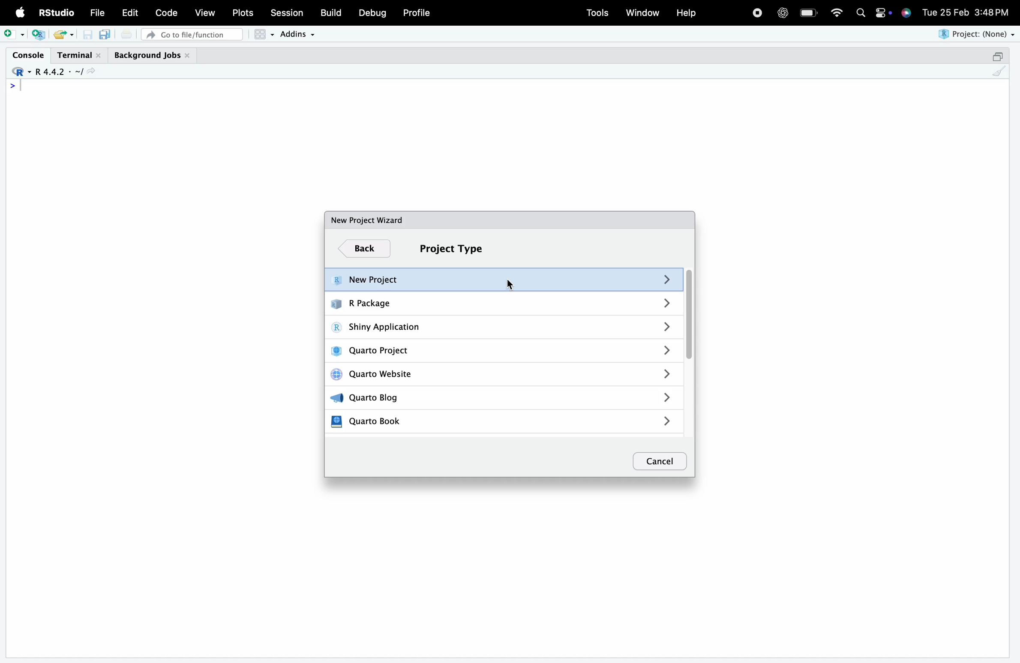  I want to click on Code, so click(166, 12).